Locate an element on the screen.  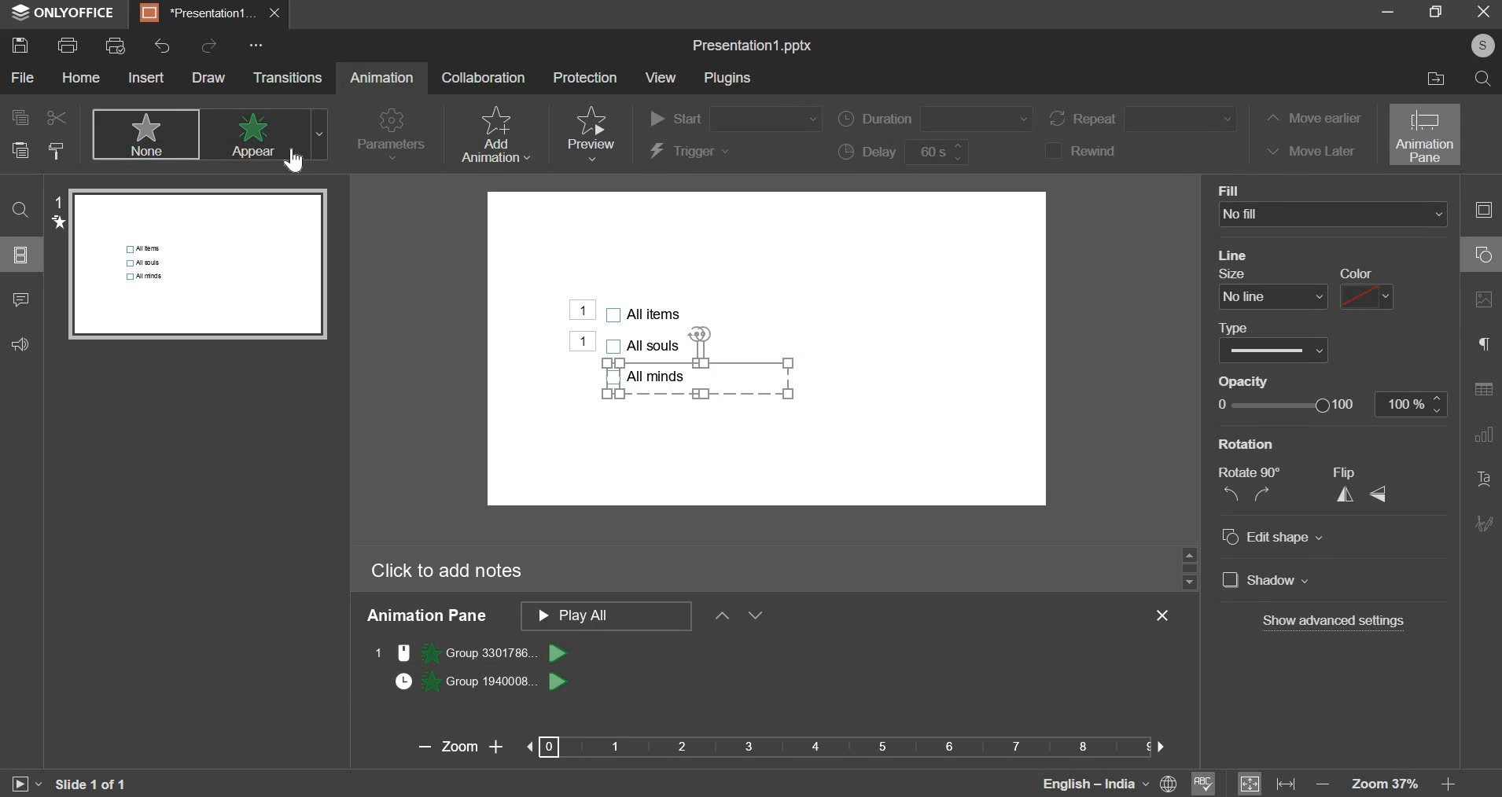
Show advanced settings is located at coordinates (1333, 621).